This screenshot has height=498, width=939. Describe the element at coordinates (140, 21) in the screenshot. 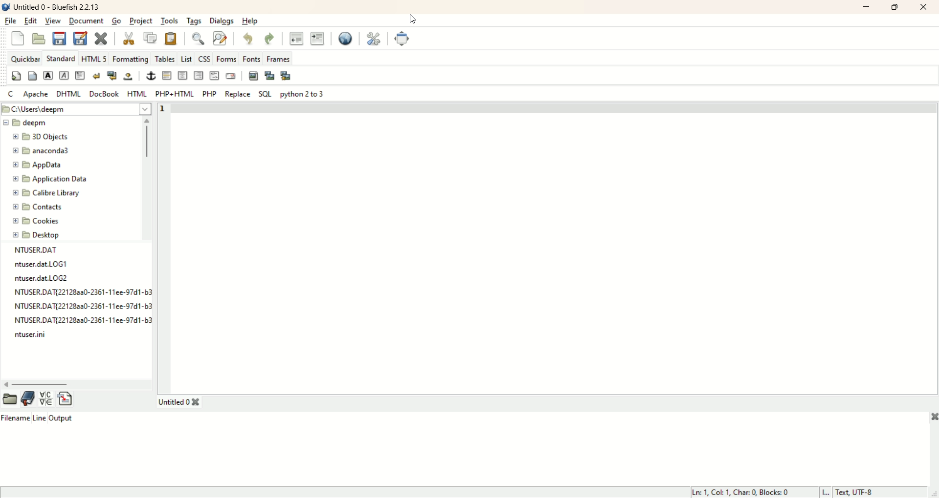

I see `project` at that location.